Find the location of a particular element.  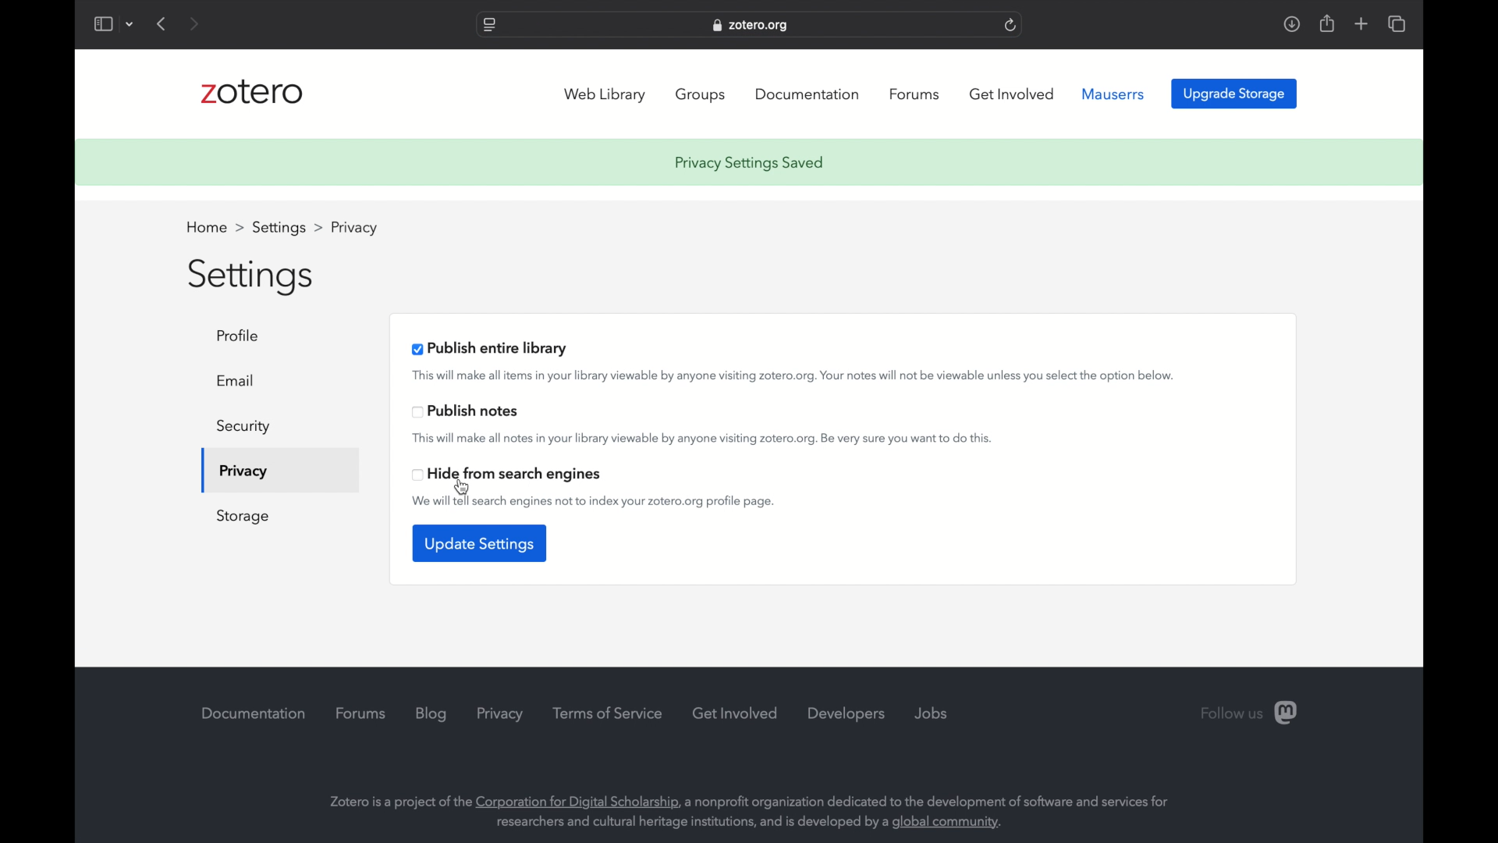

forums is located at coordinates (917, 94).